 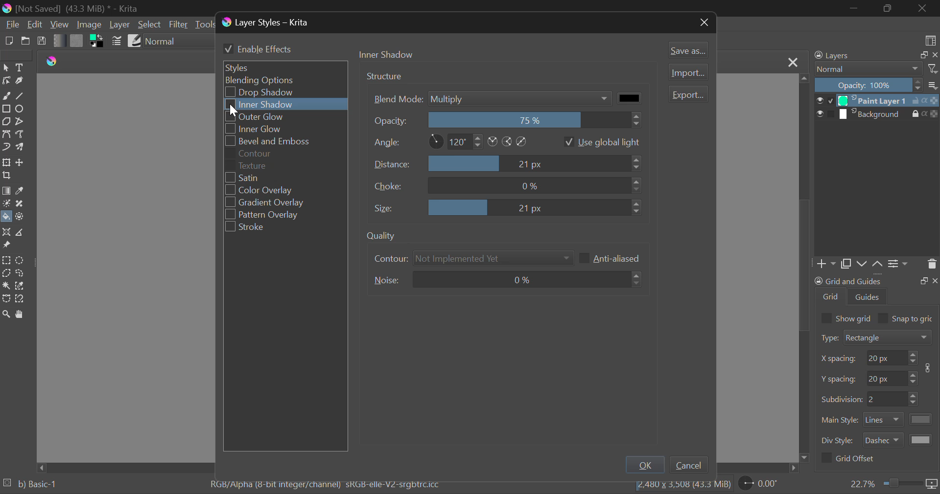 I want to click on Contour, so click(x=471, y=257).